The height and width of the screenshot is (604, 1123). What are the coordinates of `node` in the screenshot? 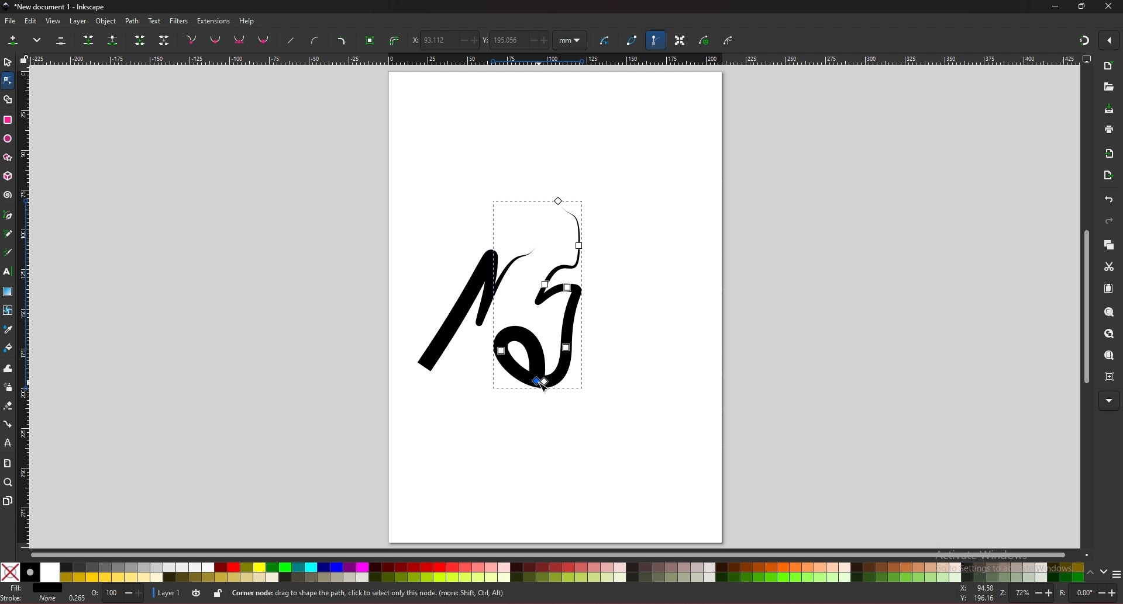 It's located at (7, 80).